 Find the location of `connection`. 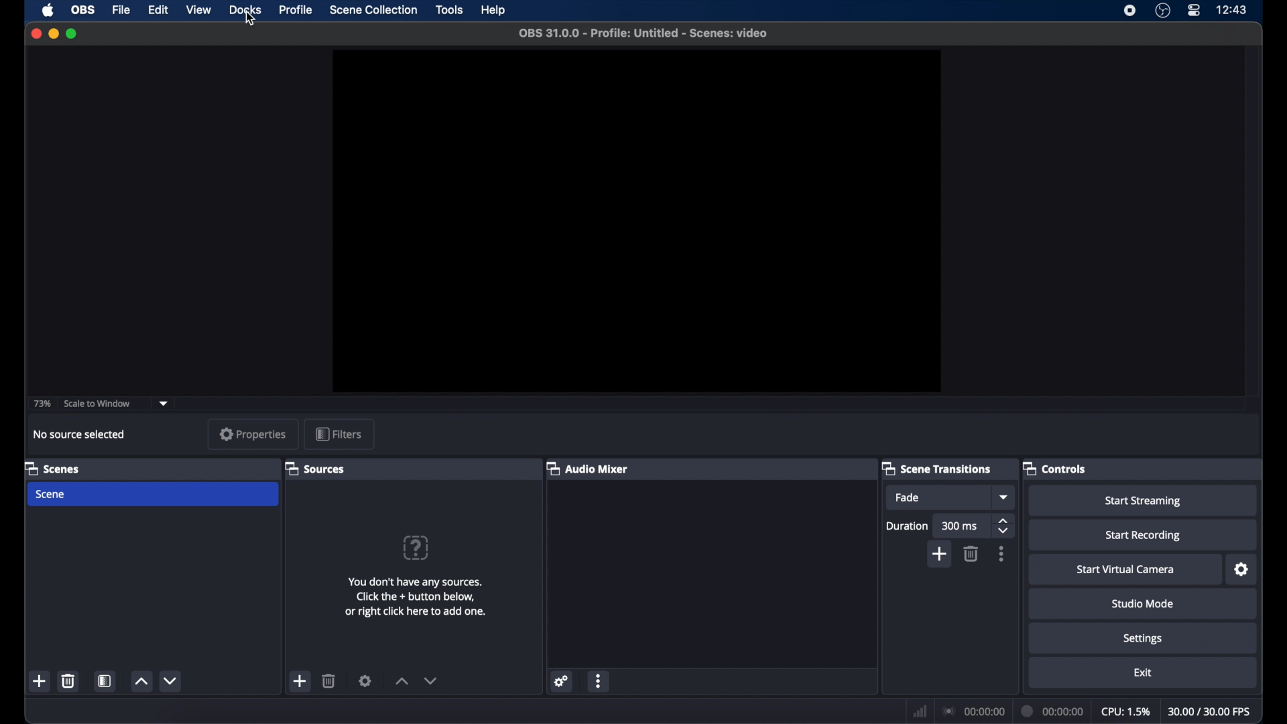

connection is located at coordinates (975, 711).